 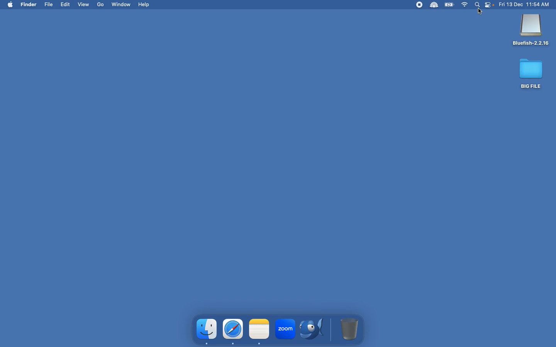 What do you see at coordinates (10, 4) in the screenshot?
I see `mac logo` at bounding box center [10, 4].